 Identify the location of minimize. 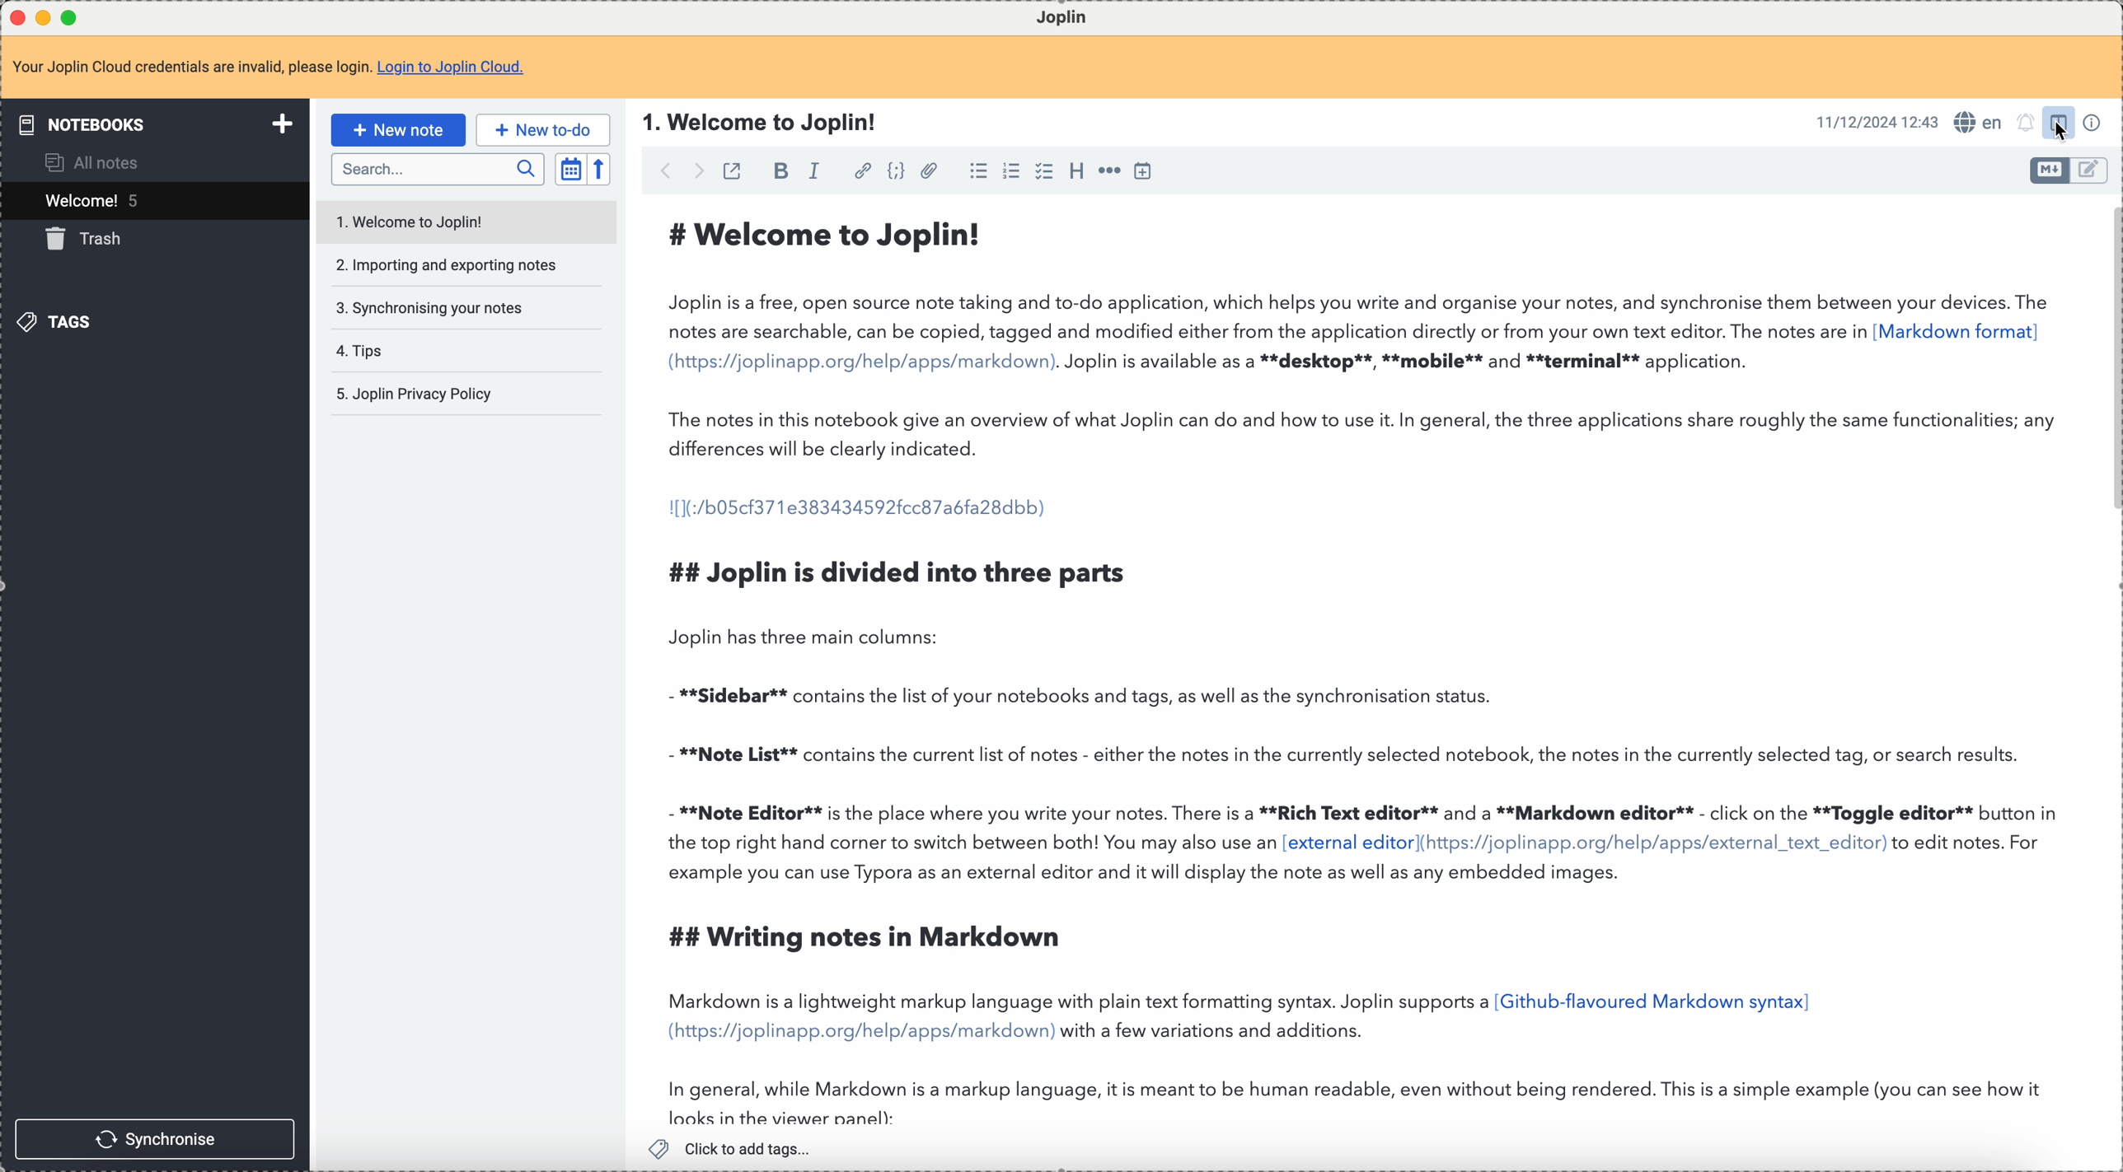
(44, 16).